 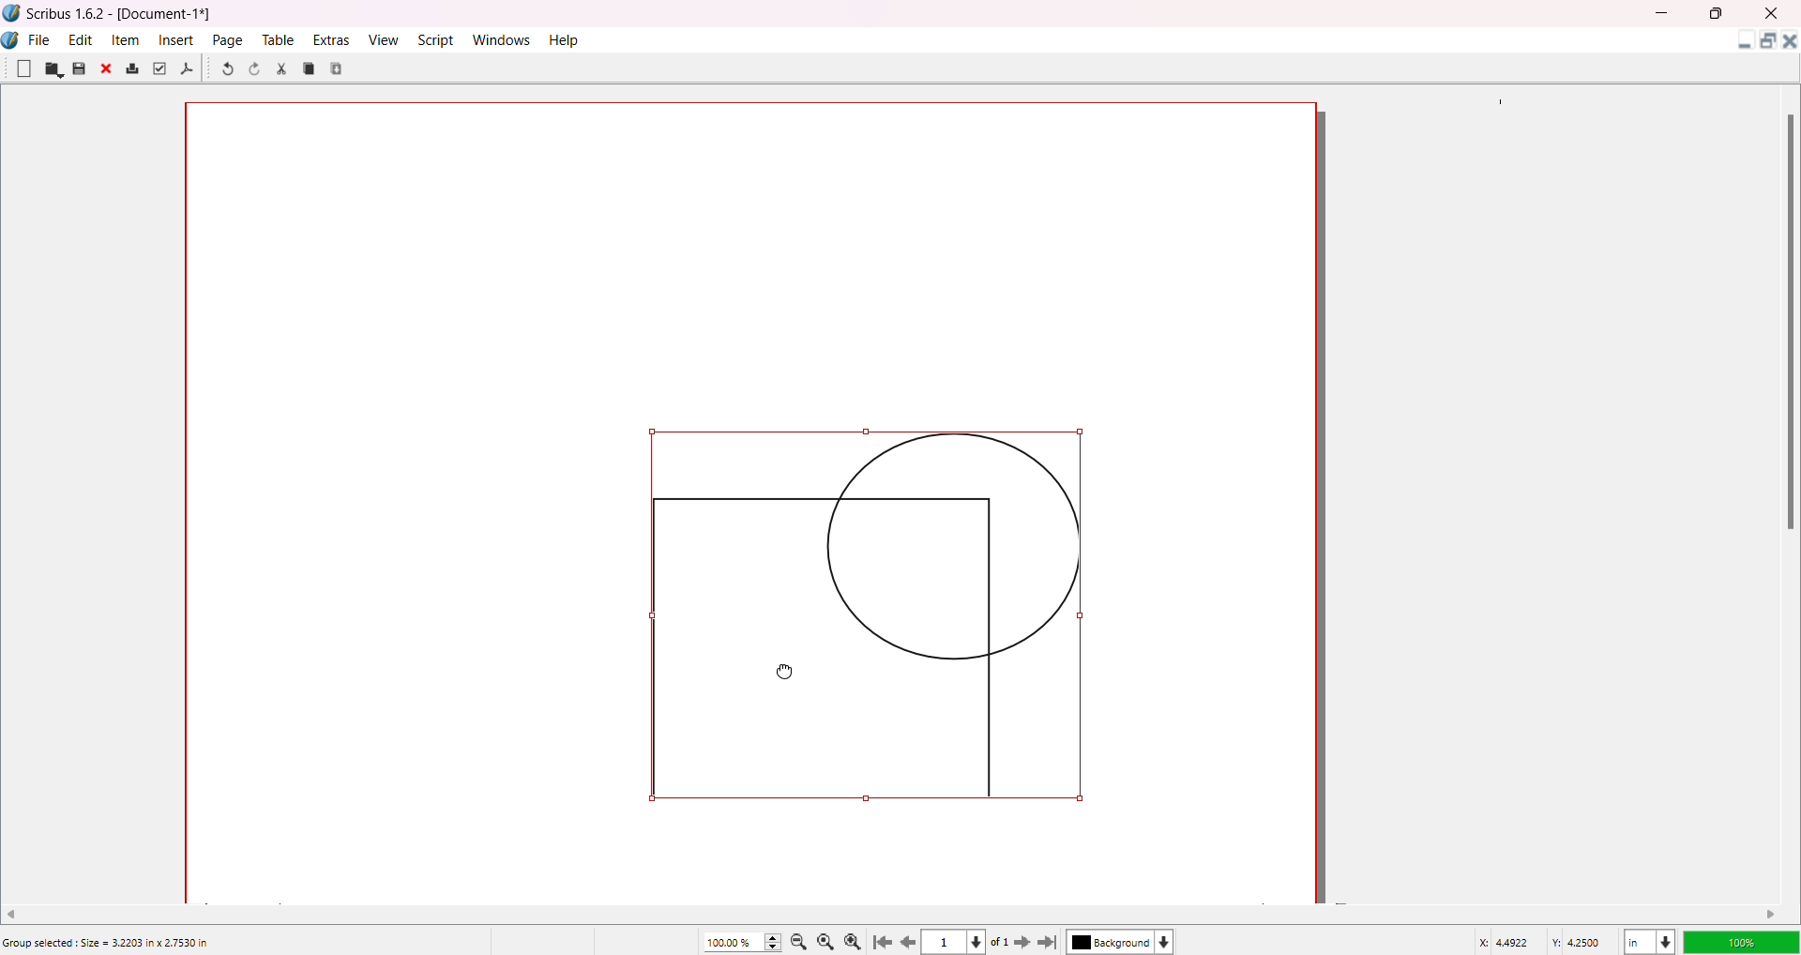 I want to click on Help, so click(x=566, y=39).